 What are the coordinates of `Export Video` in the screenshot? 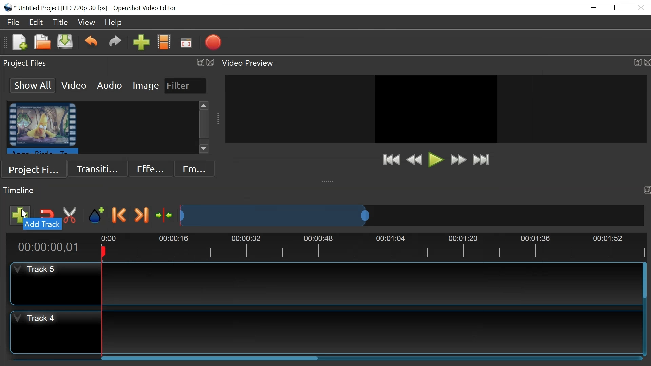 It's located at (214, 42).